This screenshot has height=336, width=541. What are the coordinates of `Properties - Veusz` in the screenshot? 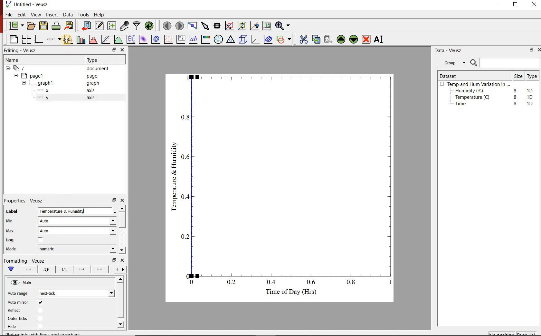 It's located at (27, 200).